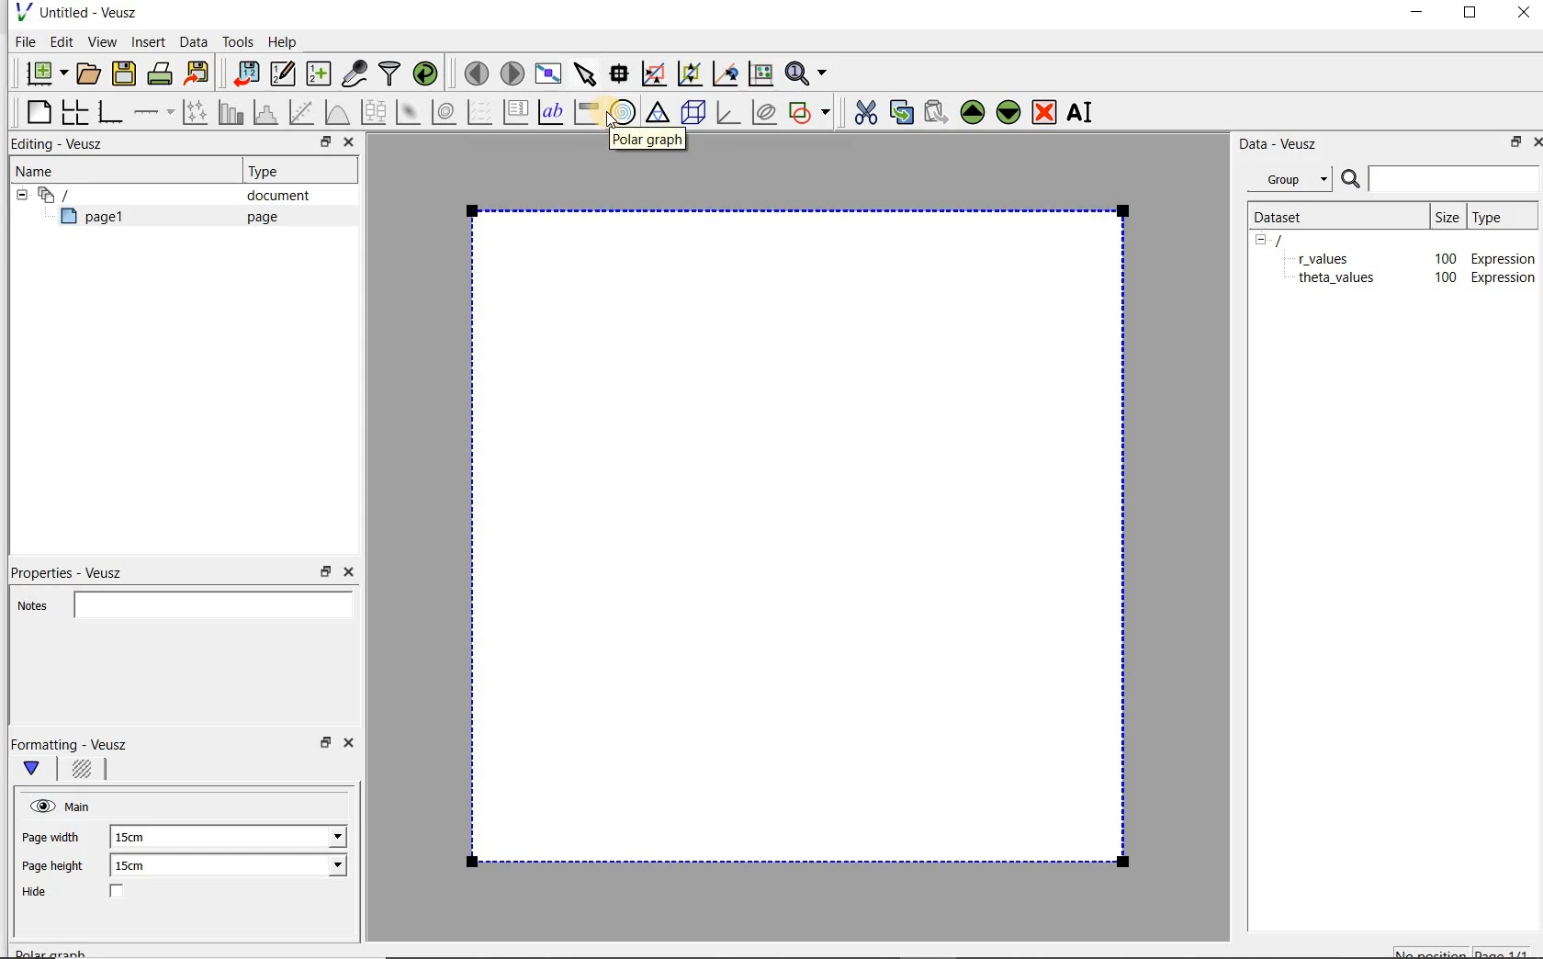  Describe the element at coordinates (973, 112) in the screenshot. I see `Move the selected widget up` at that location.